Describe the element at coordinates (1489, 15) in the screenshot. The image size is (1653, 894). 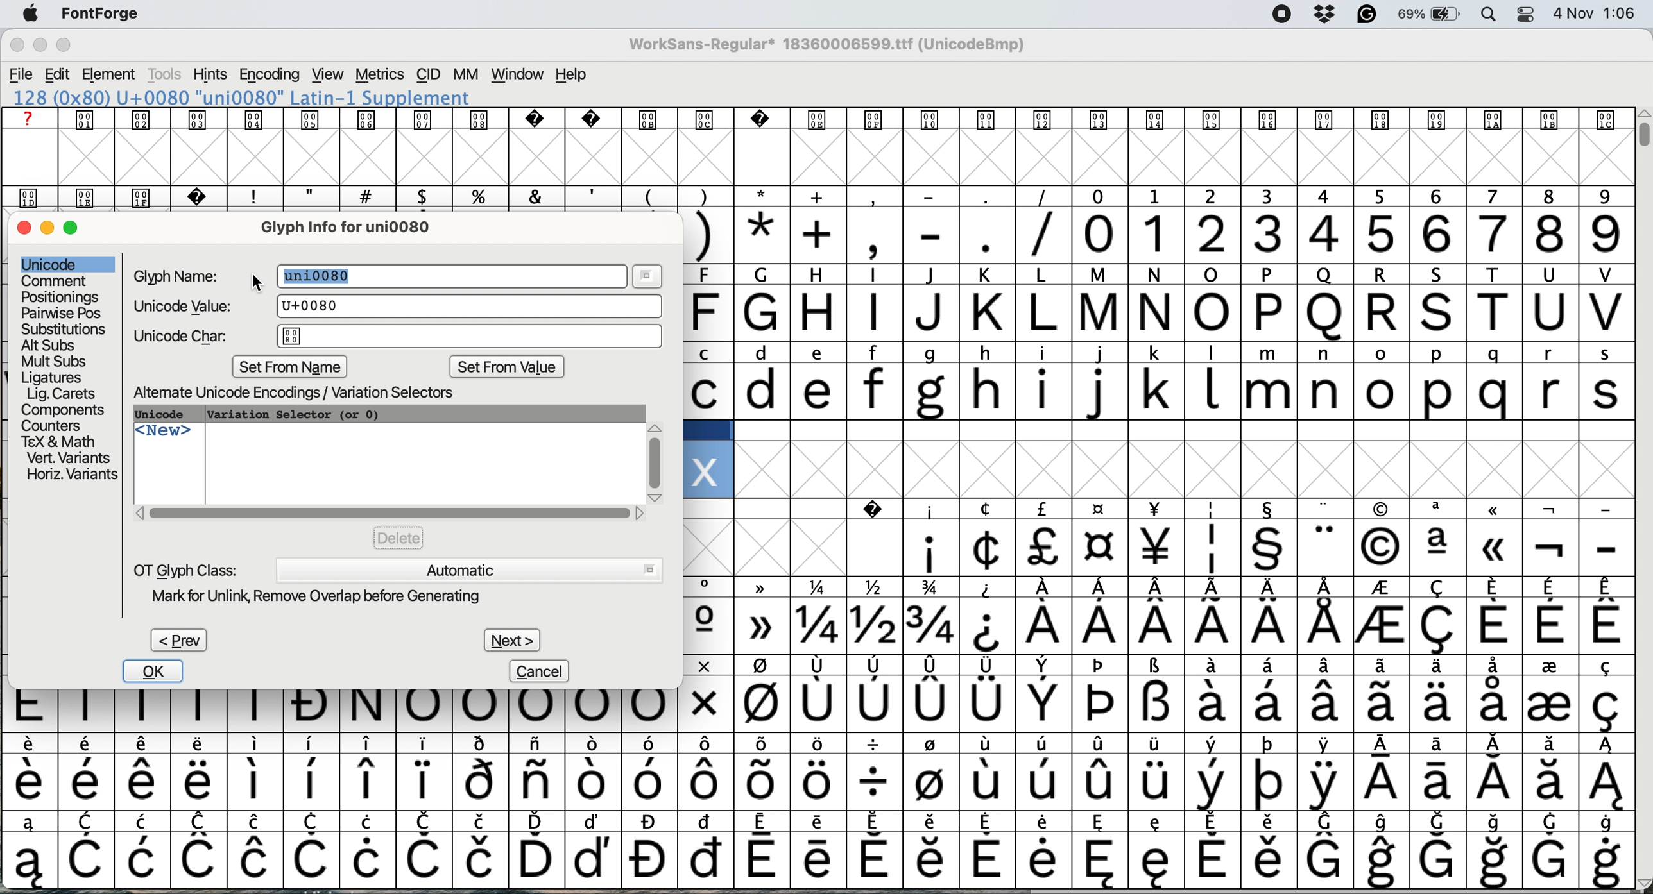
I see `spotlight search` at that location.